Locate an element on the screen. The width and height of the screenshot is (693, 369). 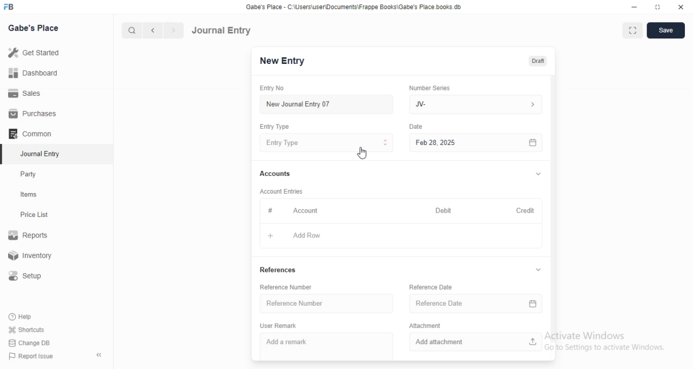
backward is located at coordinates (152, 30).